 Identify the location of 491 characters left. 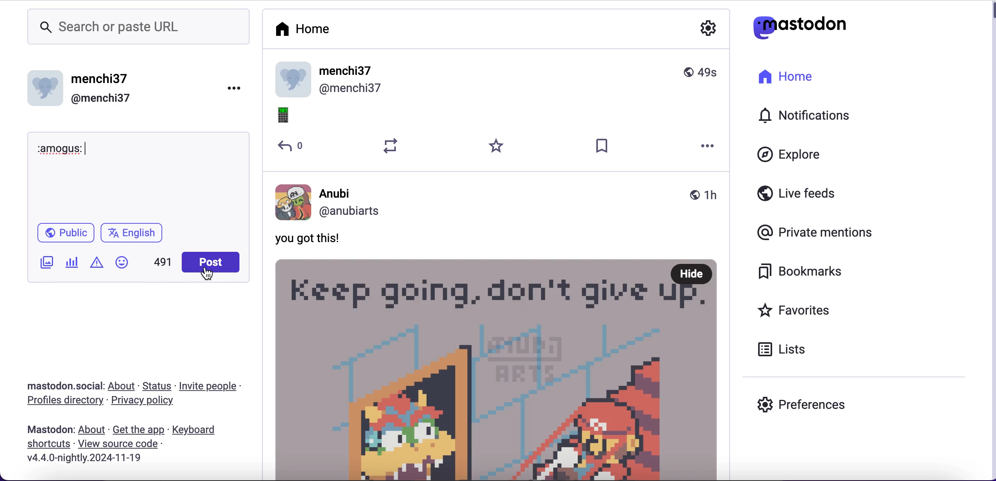
(164, 262).